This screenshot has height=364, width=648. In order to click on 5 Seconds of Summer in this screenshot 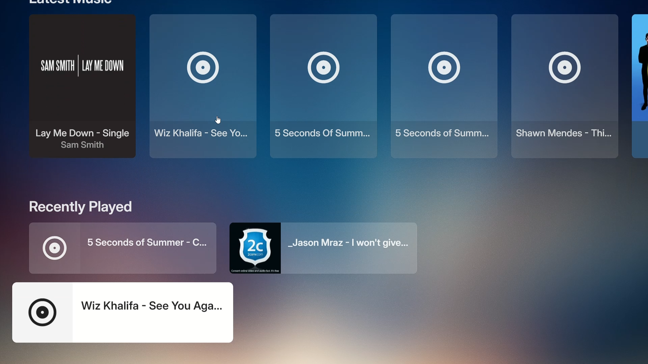, I will do `click(128, 248)`.